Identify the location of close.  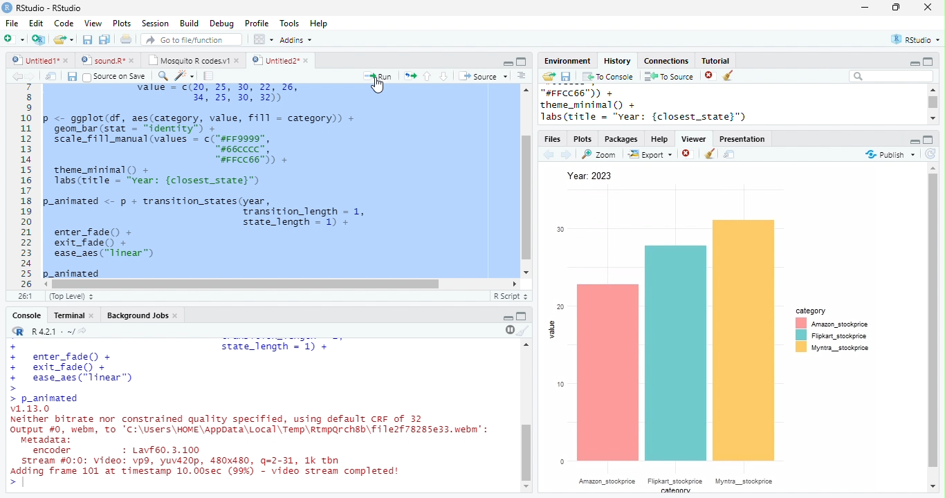
(306, 60).